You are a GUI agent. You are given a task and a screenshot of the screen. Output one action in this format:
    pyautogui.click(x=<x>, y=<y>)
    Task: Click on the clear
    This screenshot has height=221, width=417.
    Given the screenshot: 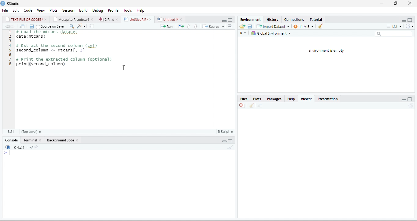 What is the action you would take?
    pyautogui.click(x=320, y=26)
    